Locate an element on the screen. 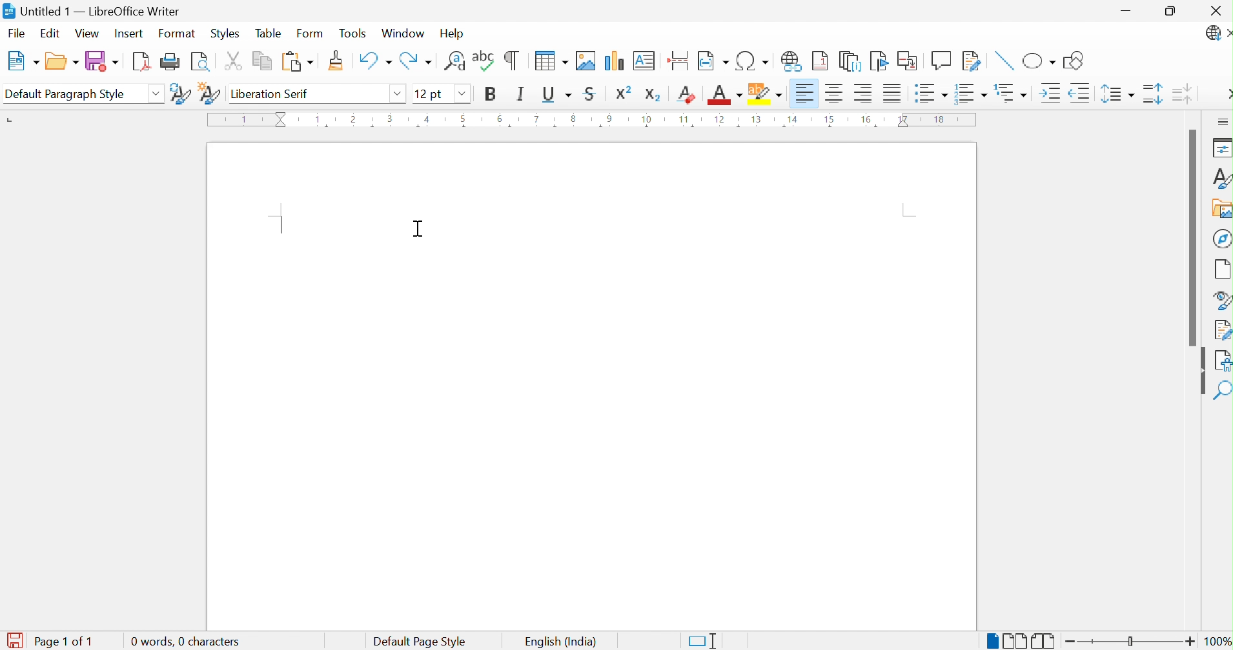 This screenshot has width=1233, height=650. Liberation Serif is located at coordinates (269, 94).